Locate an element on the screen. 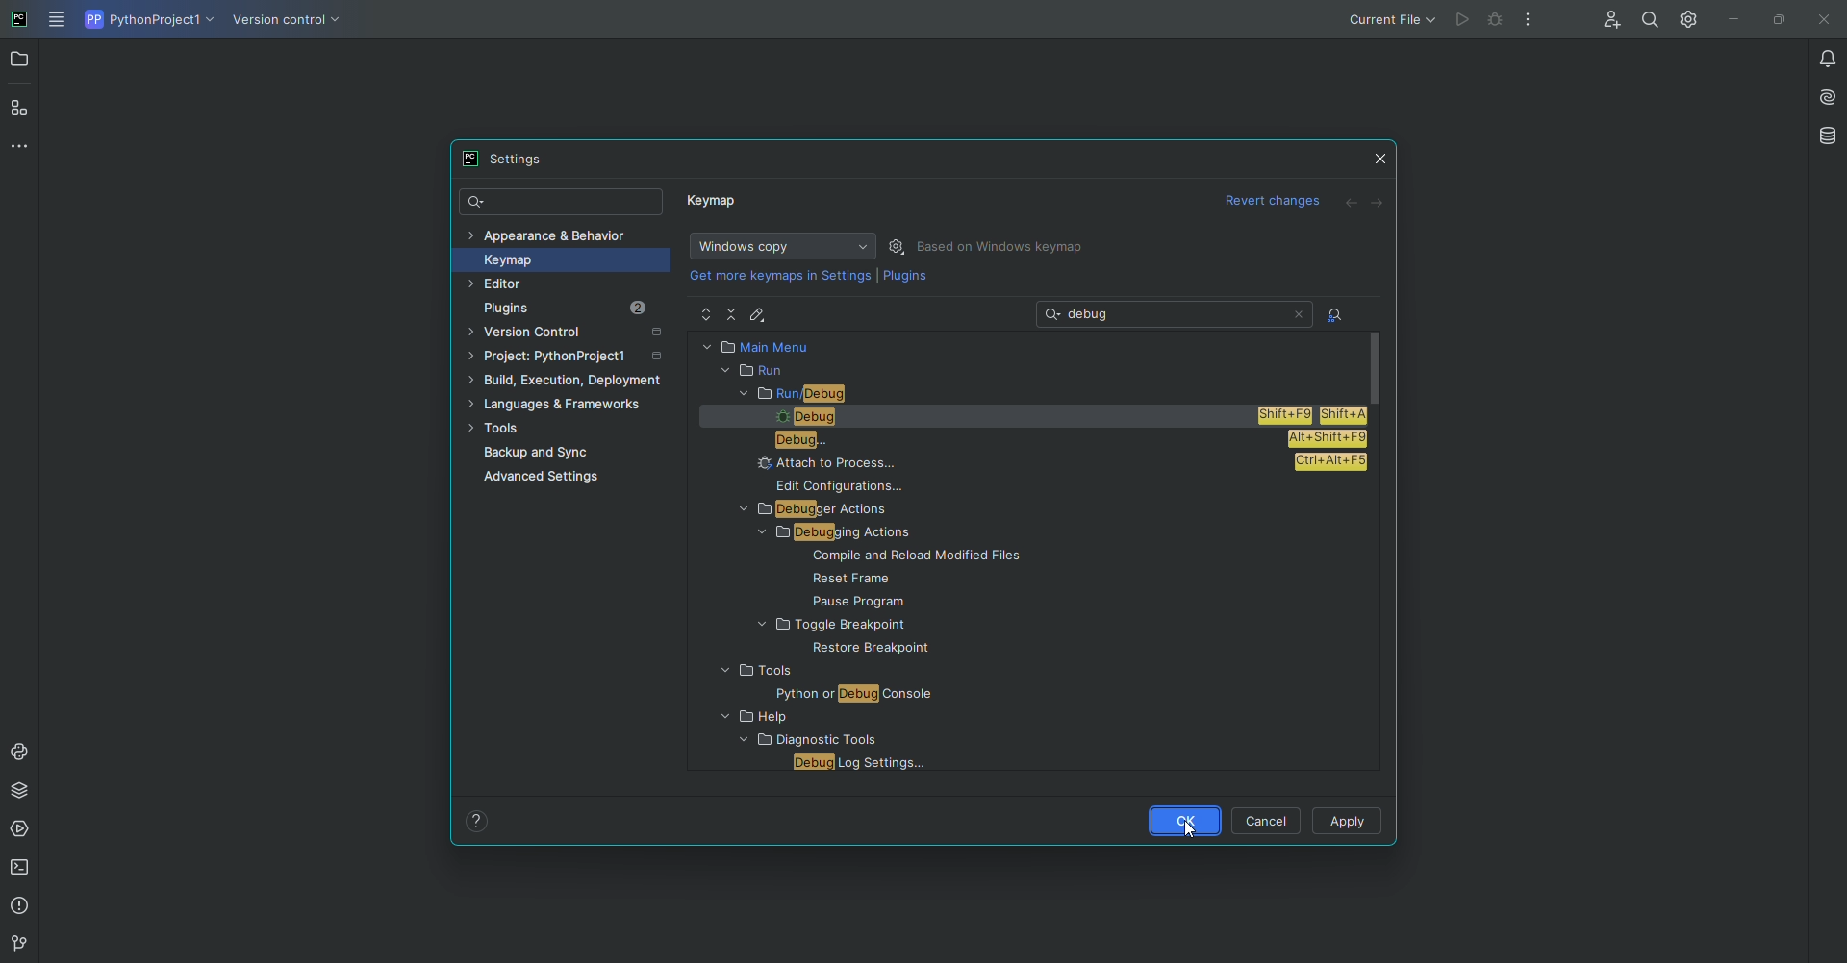  Languages and Framework is located at coordinates (563, 406).